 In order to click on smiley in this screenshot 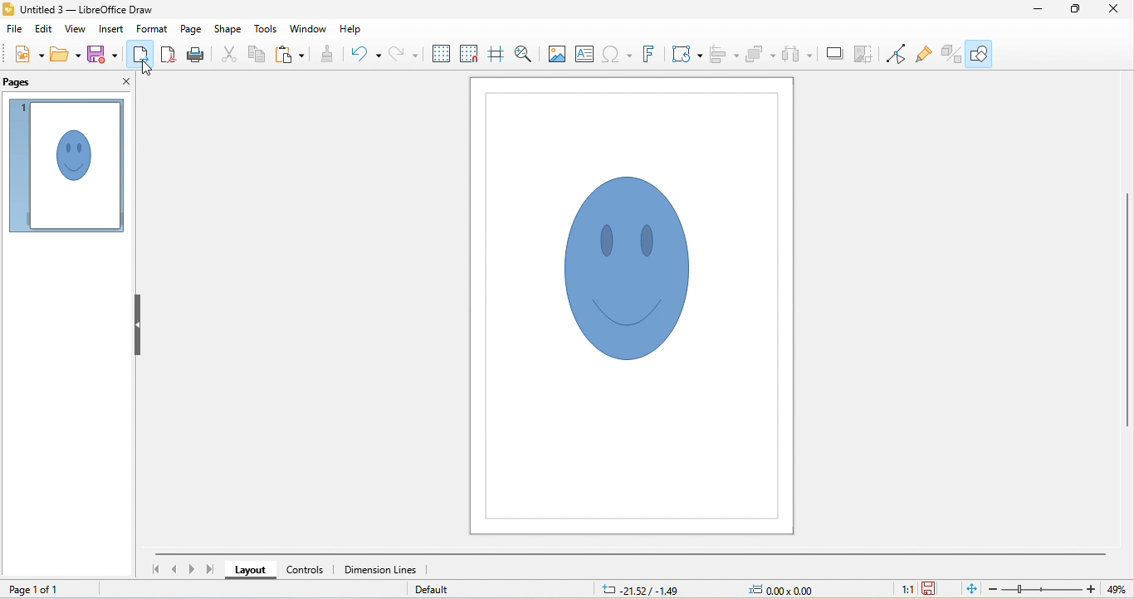, I will do `click(627, 264)`.